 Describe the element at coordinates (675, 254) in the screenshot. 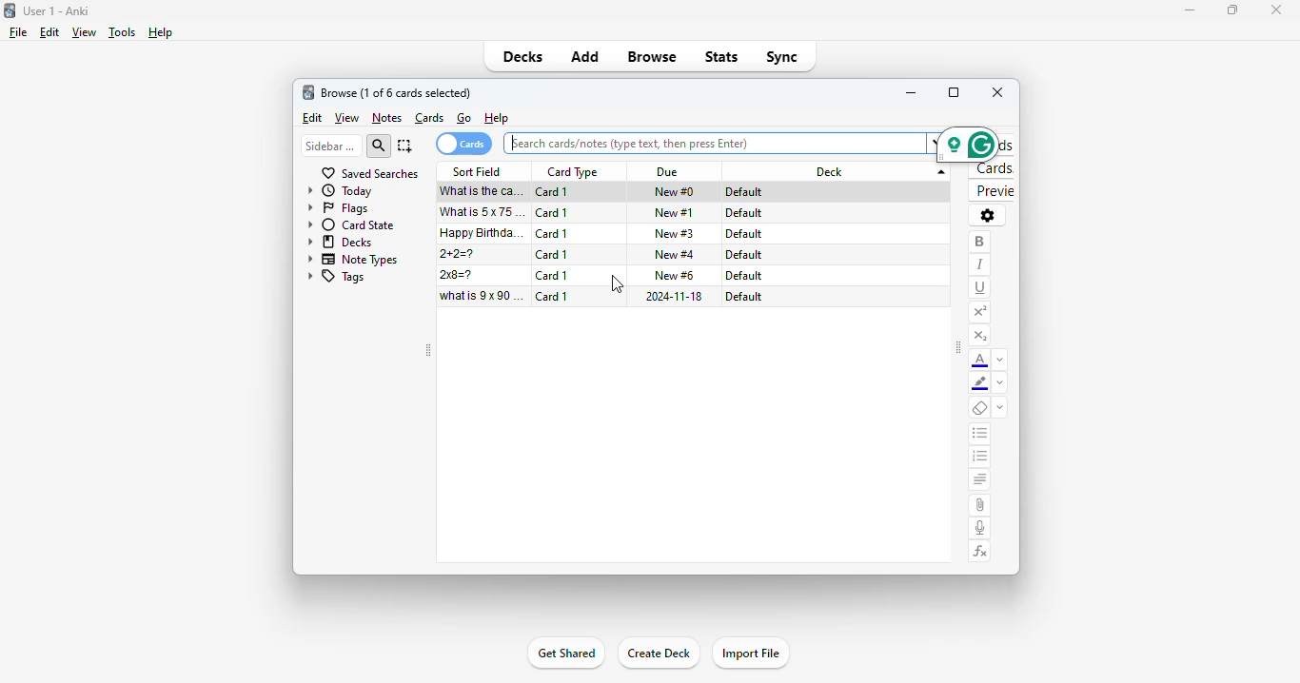

I see `new #4` at that location.